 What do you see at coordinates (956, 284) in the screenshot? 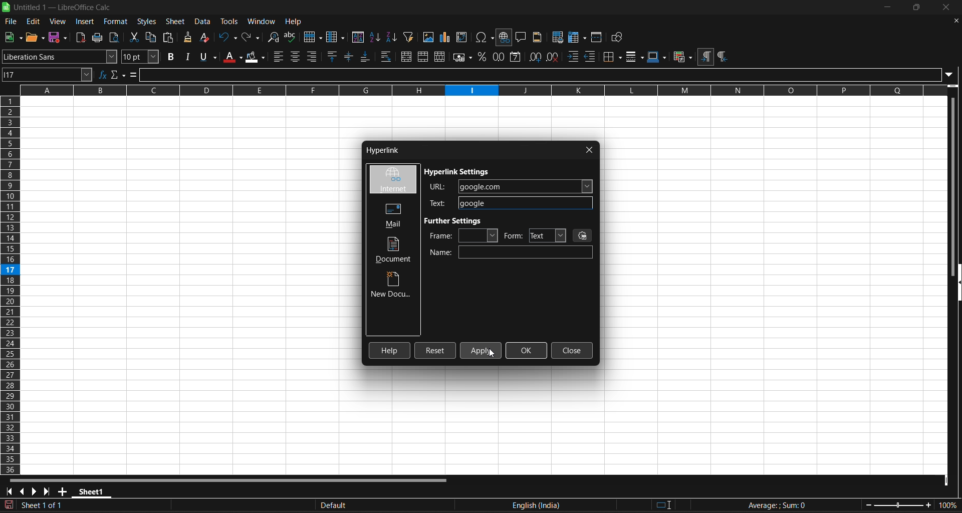
I see `hide` at bounding box center [956, 284].